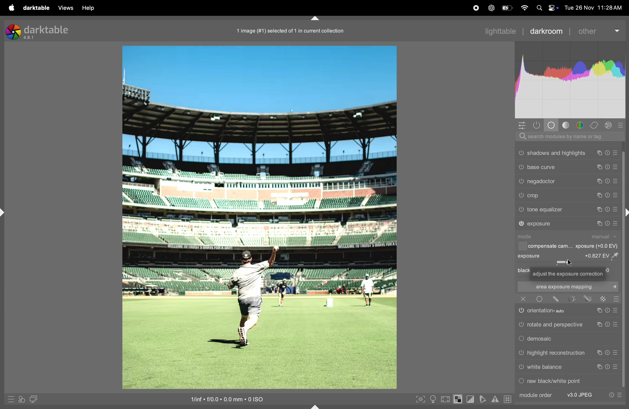 This screenshot has width=629, height=409. Describe the element at coordinates (495, 399) in the screenshot. I see `warn ` at that location.